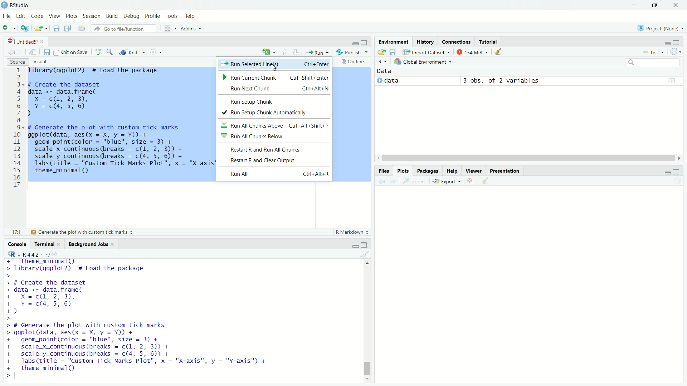 The width and height of the screenshot is (687, 386). Describe the element at coordinates (275, 161) in the screenshot. I see `Restart R and Clear Output` at that location.